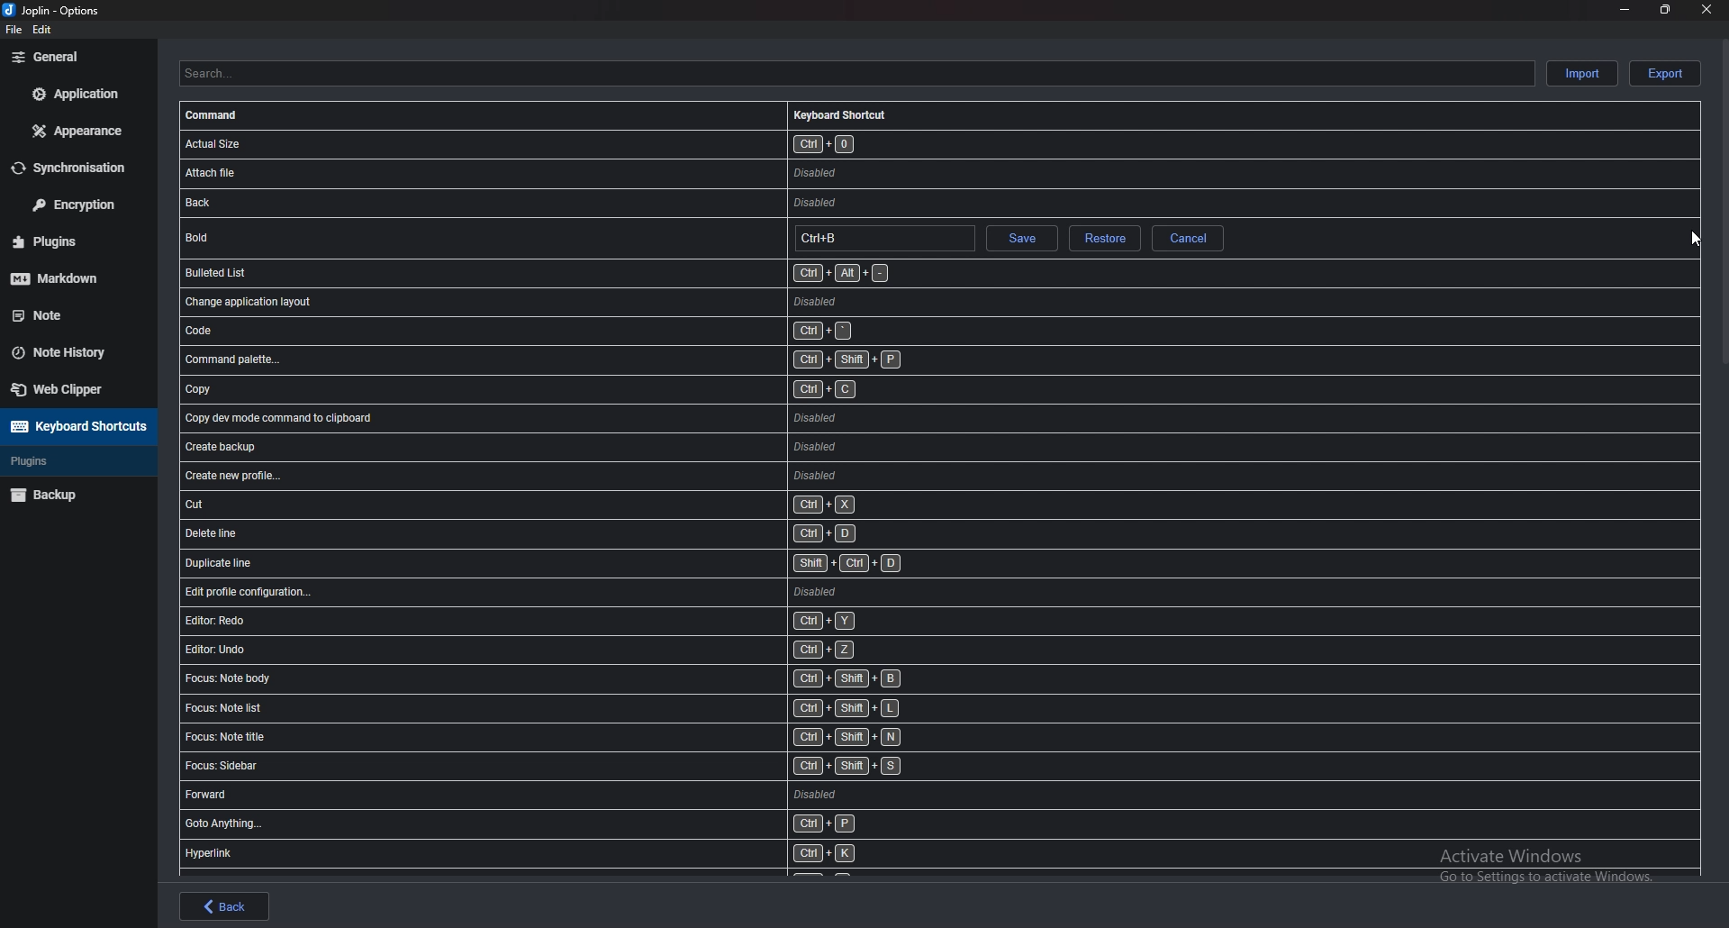  Describe the element at coordinates (75, 131) in the screenshot. I see `Appearance` at that location.